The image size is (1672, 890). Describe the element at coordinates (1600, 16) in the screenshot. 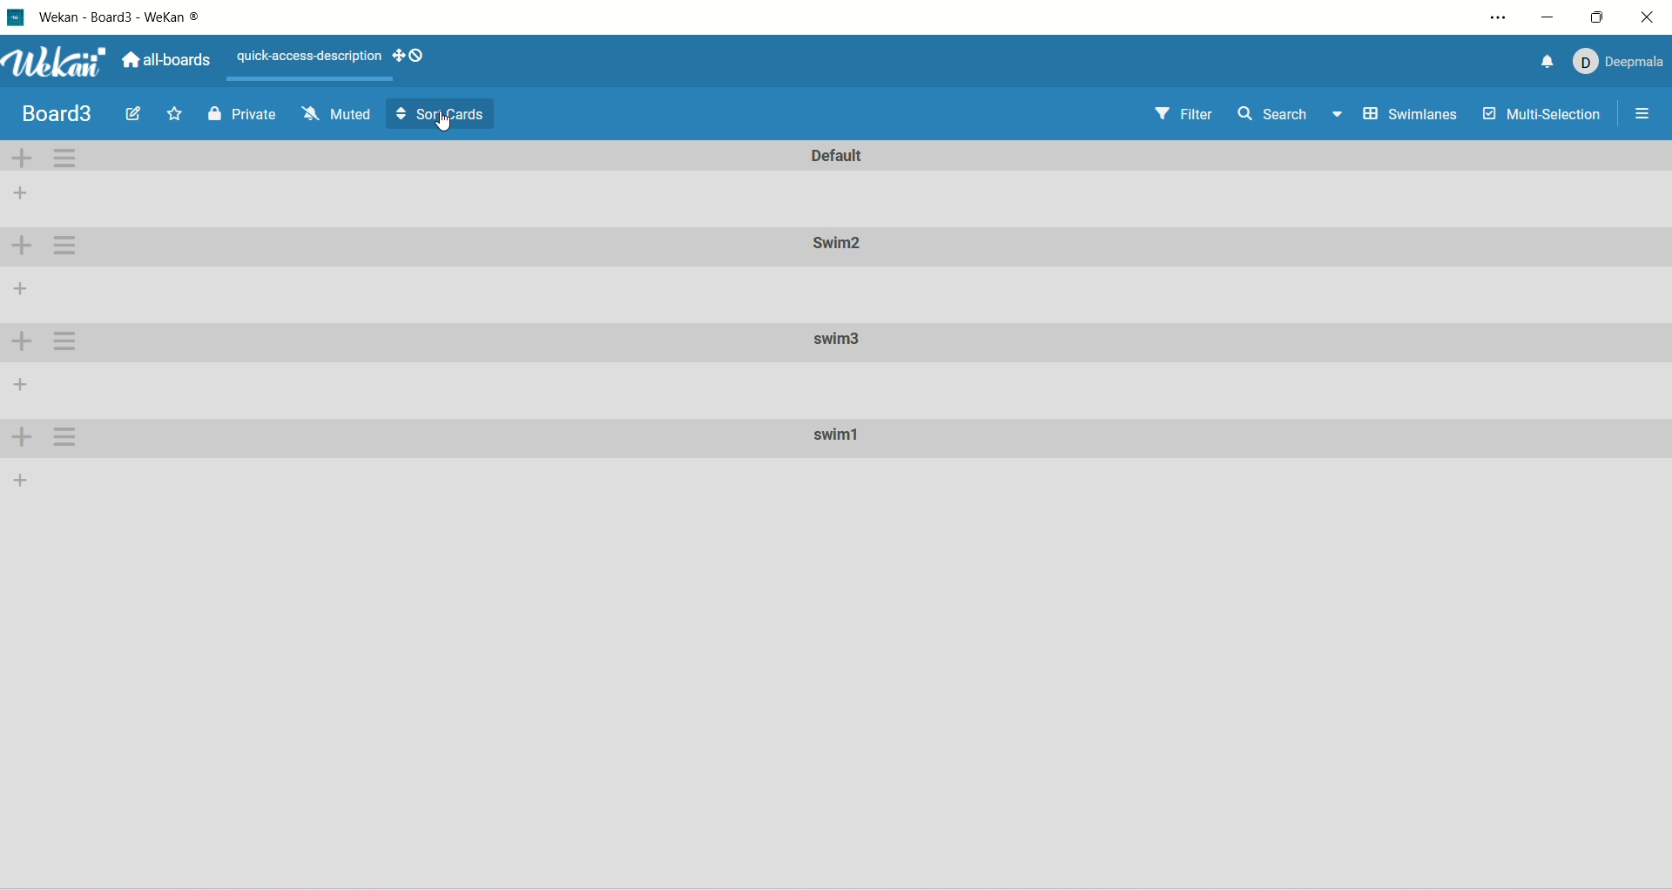

I see `maximize` at that location.